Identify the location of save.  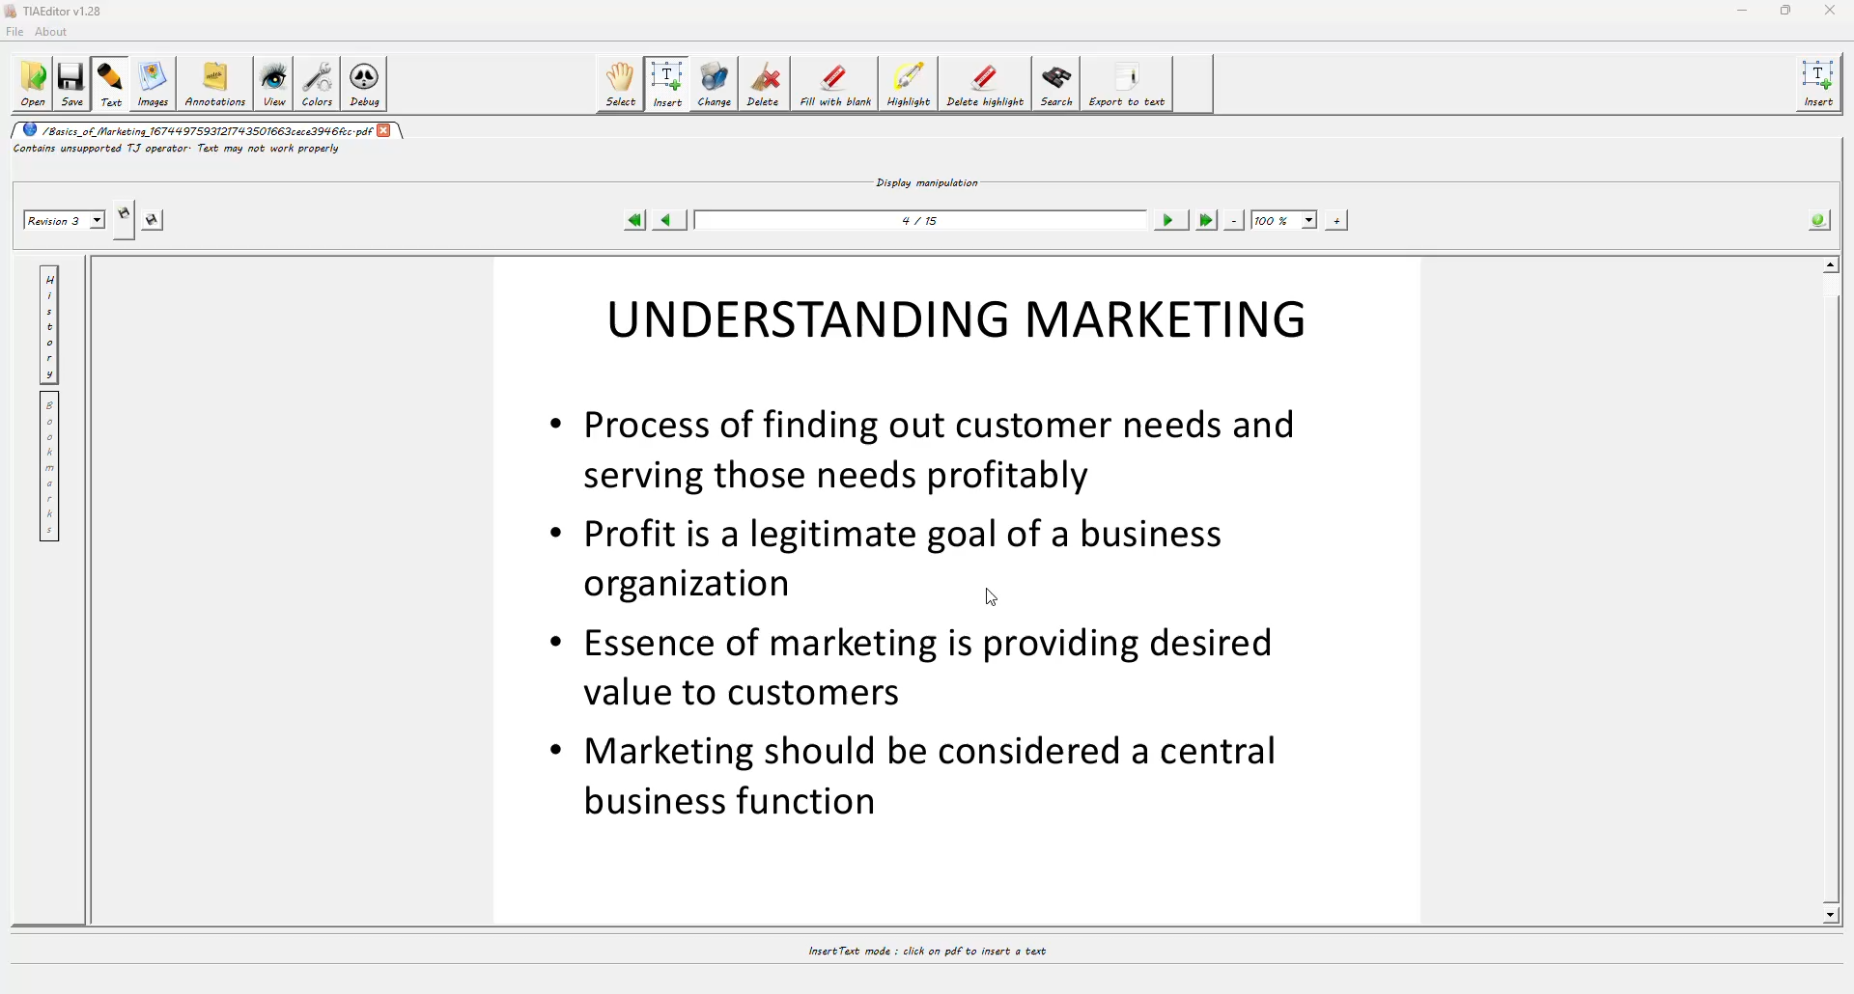
(74, 84).